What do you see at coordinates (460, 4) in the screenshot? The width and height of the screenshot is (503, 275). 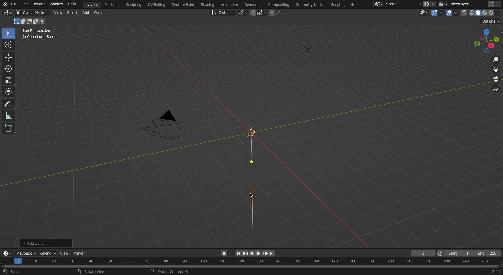 I see `View Layer` at bounding box center [460, 4].